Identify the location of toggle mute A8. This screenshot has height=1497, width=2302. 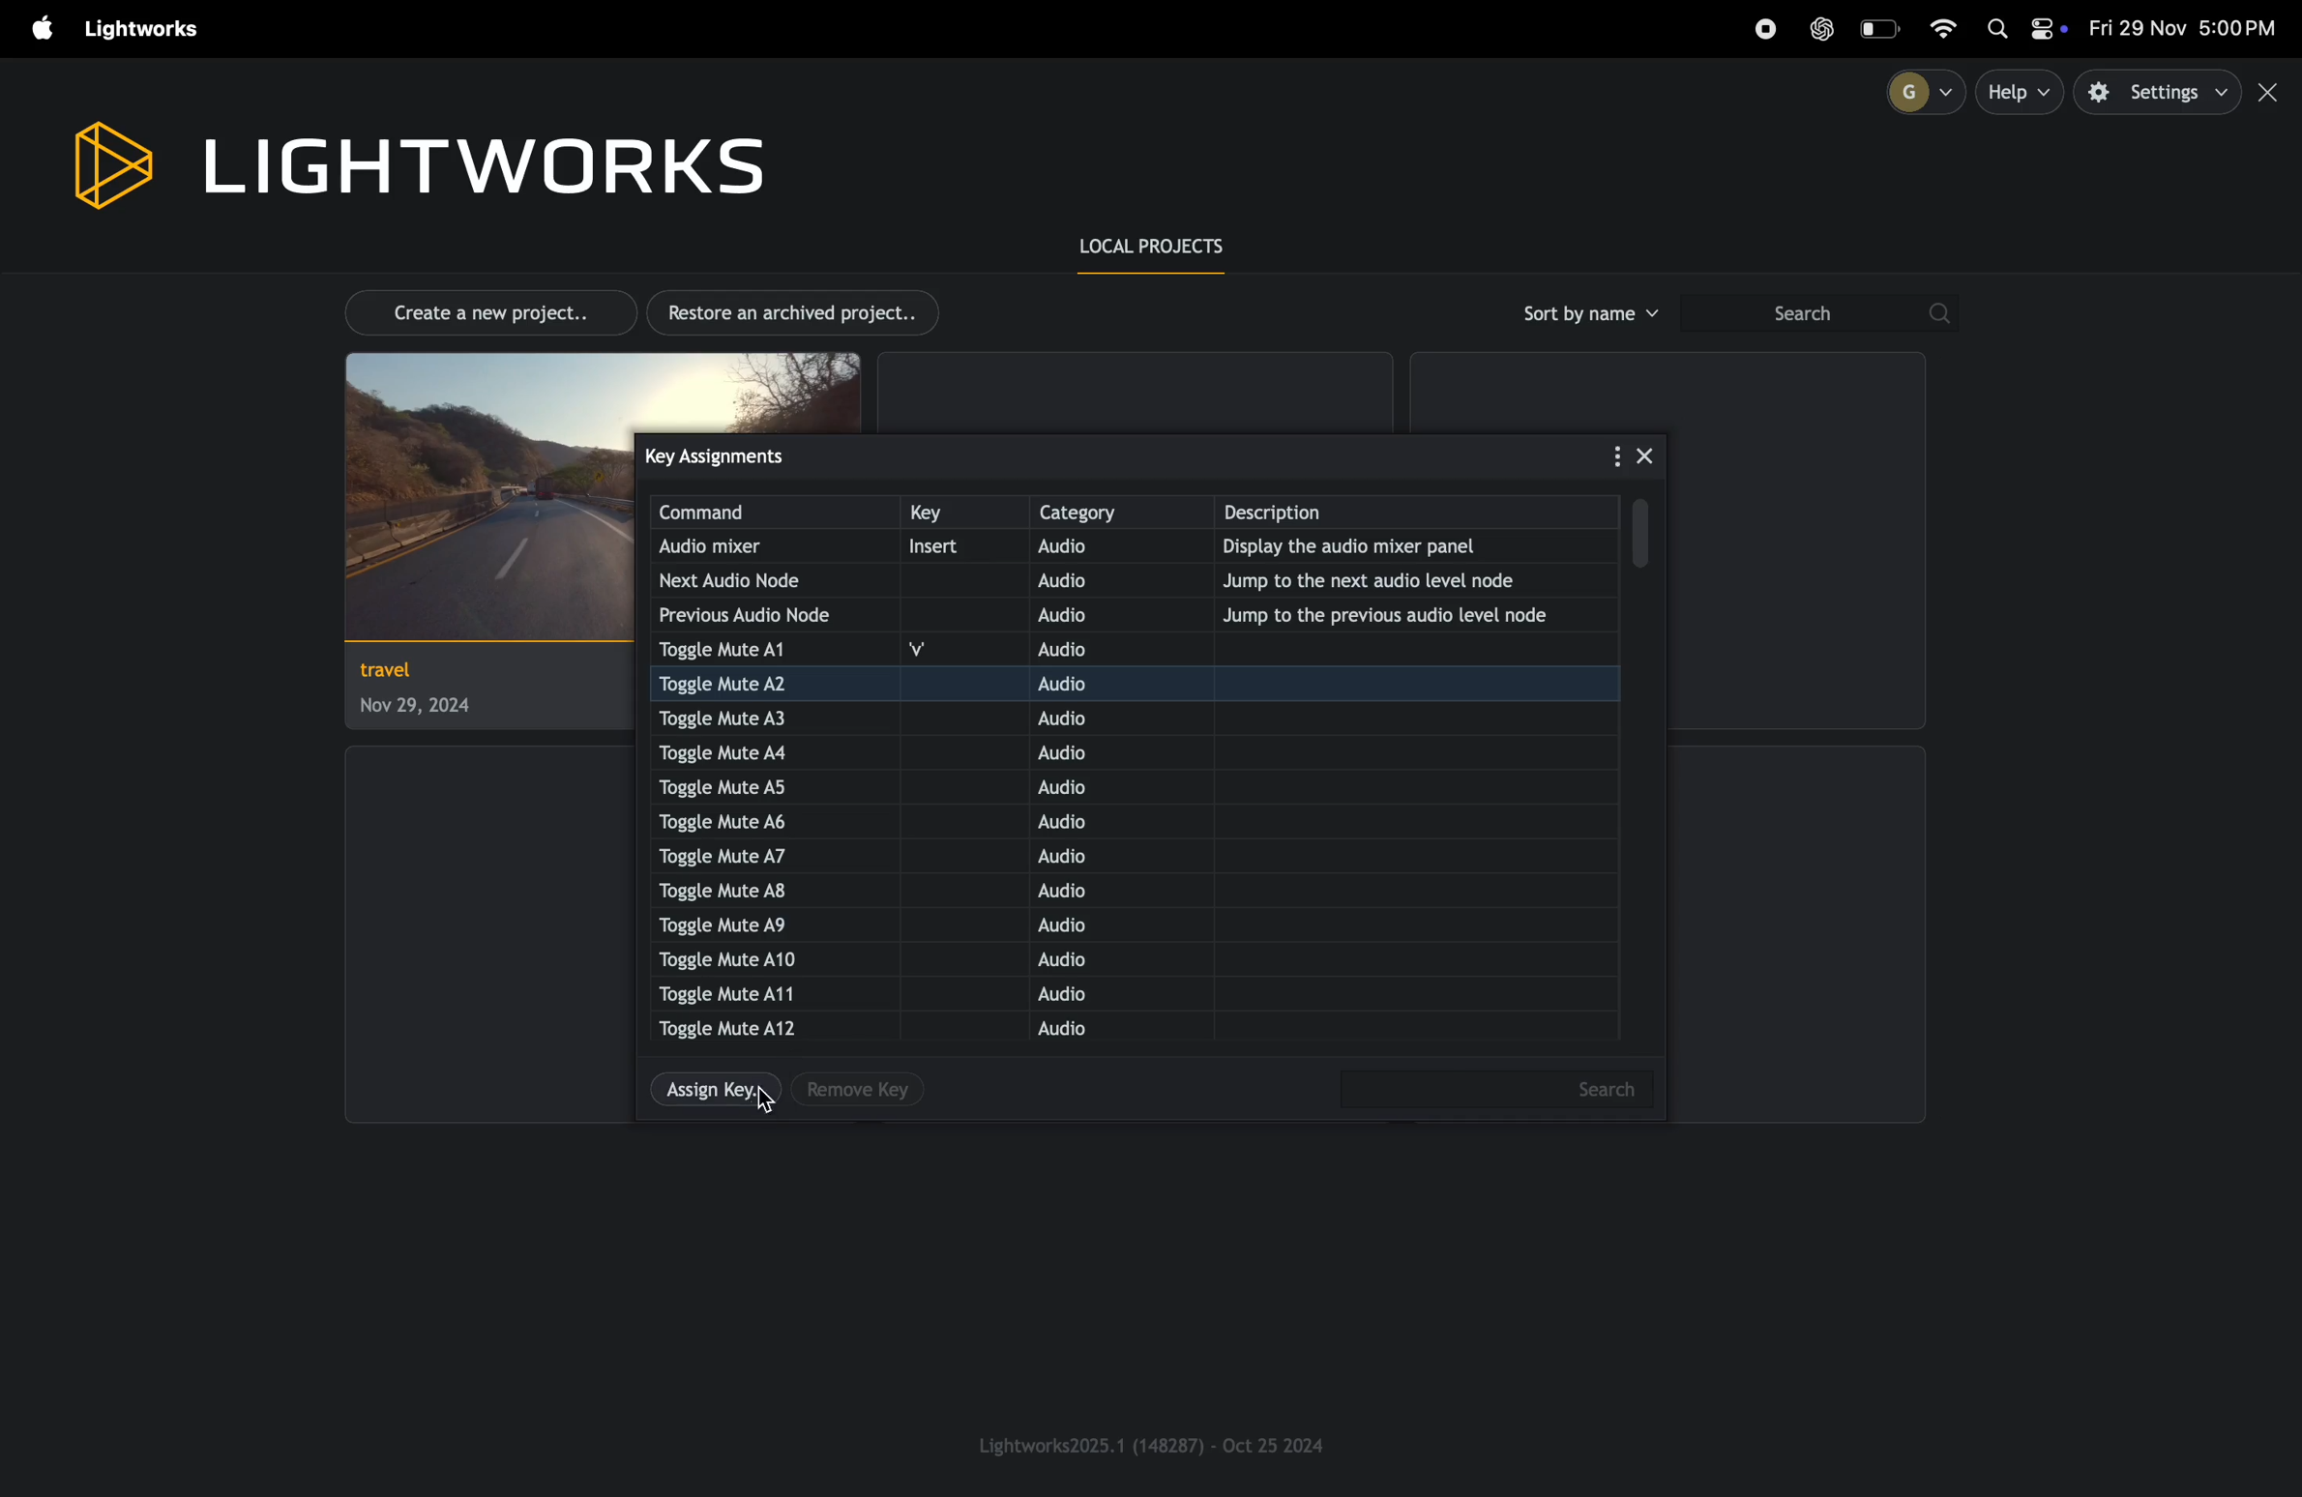
(748, 892).